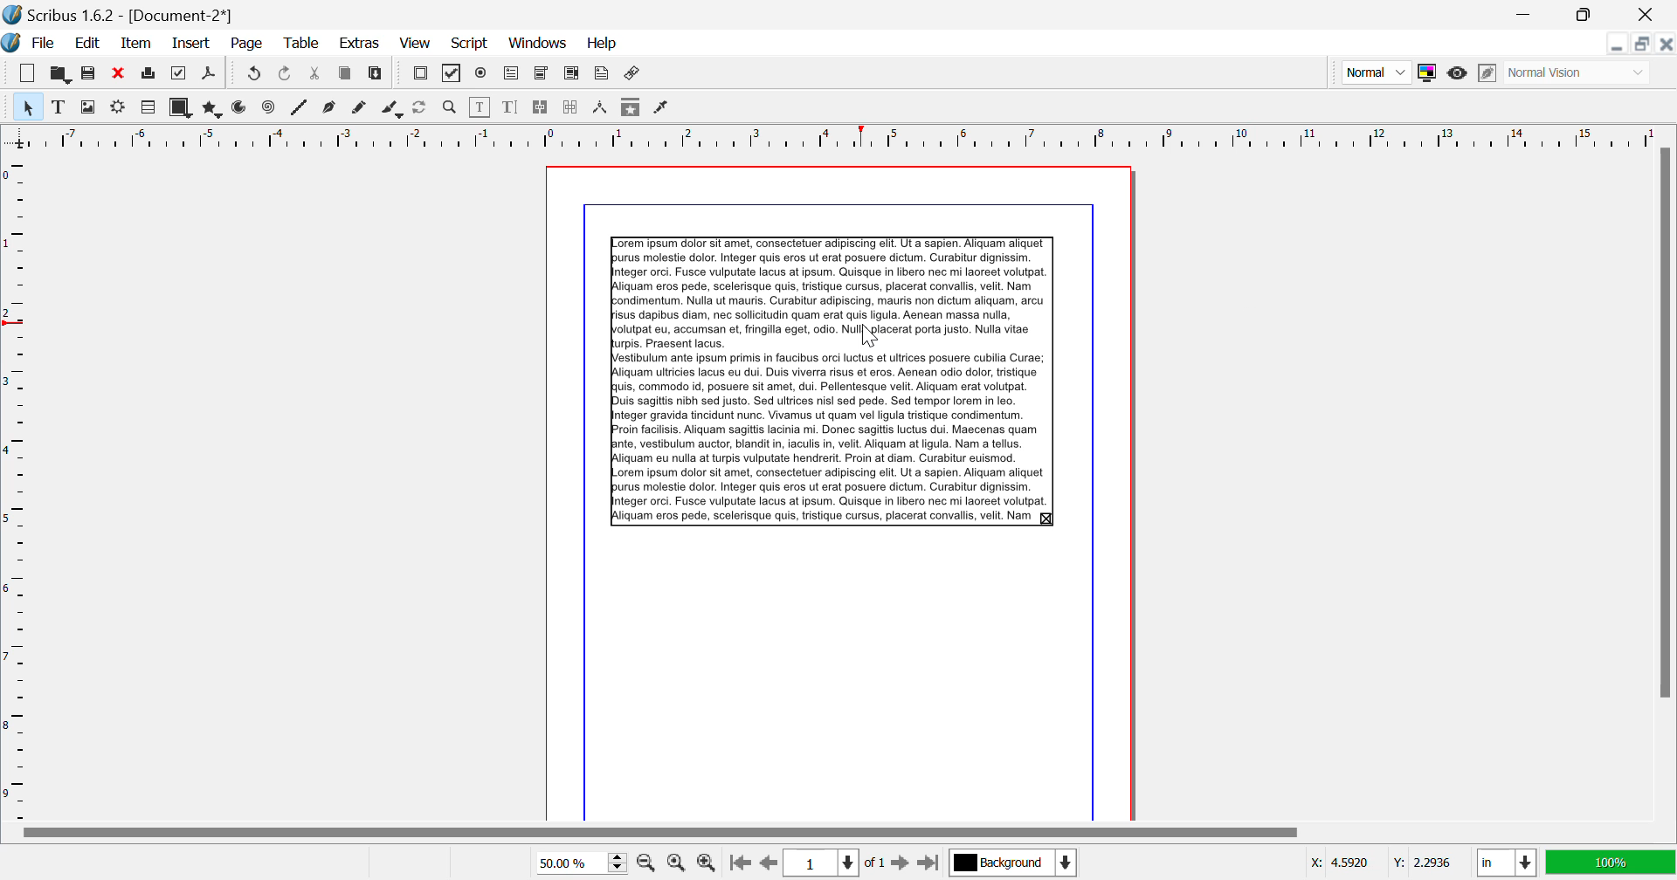 The image size is (1677, 880). Describe the element at coordinates (1508, 864) in the screenshot. I see `Measurement Units` at that location.